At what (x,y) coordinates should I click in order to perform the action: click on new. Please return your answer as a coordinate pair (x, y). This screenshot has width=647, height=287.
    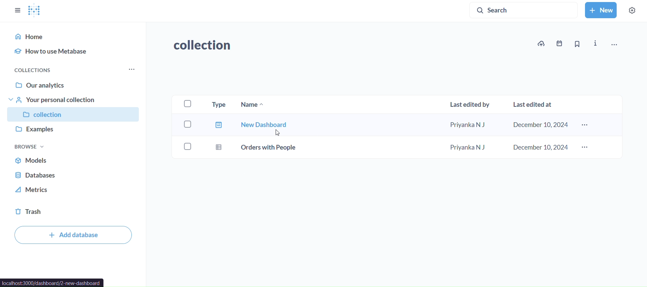
    Looking at the image, I should click on (600, 10).